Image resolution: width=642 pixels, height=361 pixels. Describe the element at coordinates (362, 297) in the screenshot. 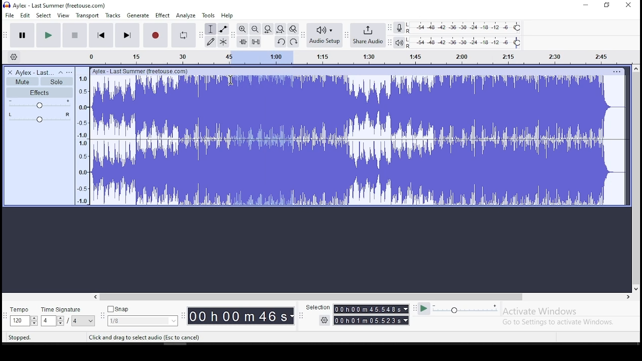

I see `scroll bar` at that location.